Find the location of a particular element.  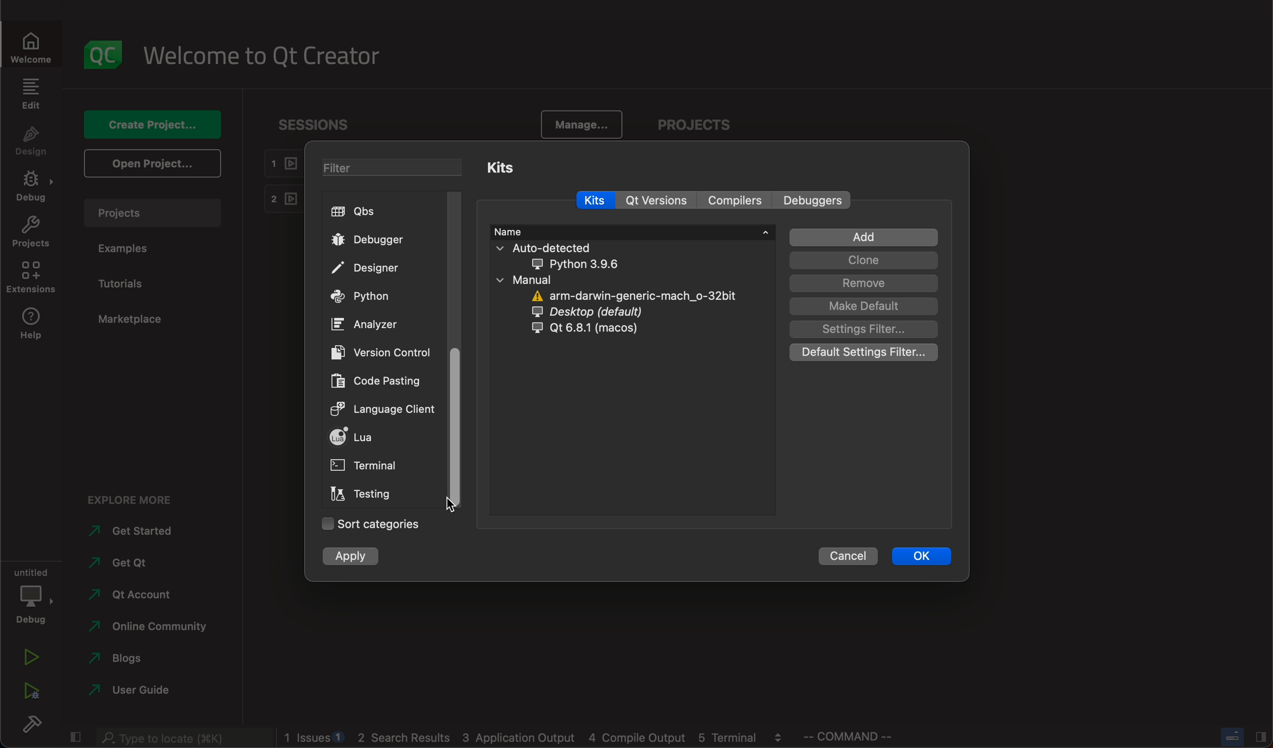

code is located at coordinates (379, 380).